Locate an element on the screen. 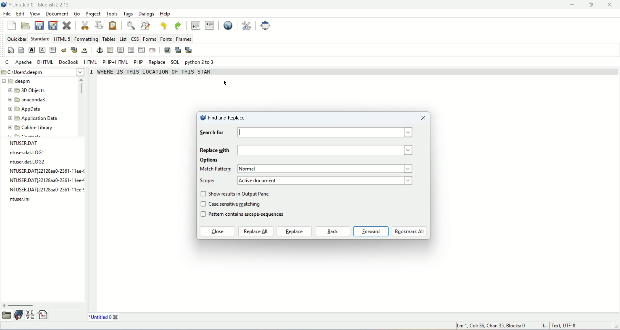 The image size is (620, 330). case sensitive matching is located at coordinates (236, 204).